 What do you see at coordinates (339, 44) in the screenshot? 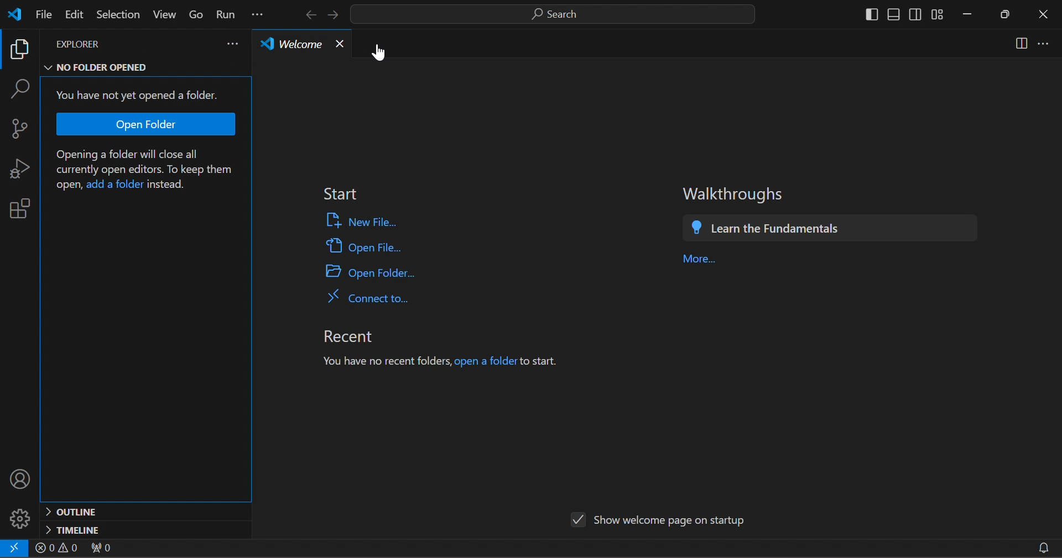
I see `close` at bounding box center [339, 44].